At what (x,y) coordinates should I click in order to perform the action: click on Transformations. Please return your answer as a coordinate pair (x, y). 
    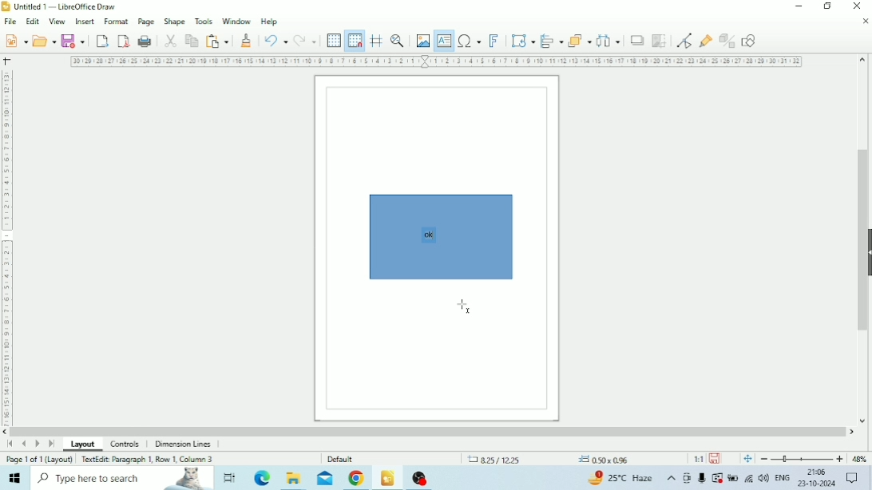
    Looking at the image, I should click on (523, 41).